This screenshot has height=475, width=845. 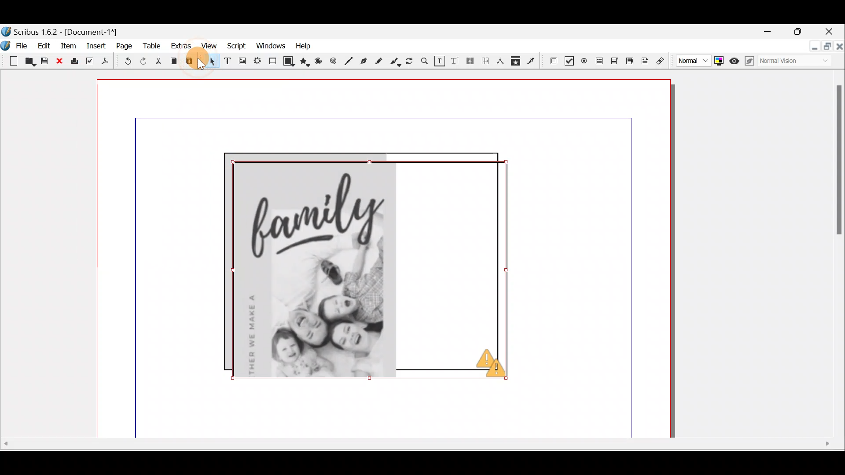 I want to click on PDF combo box, so click(x=613, y=62).